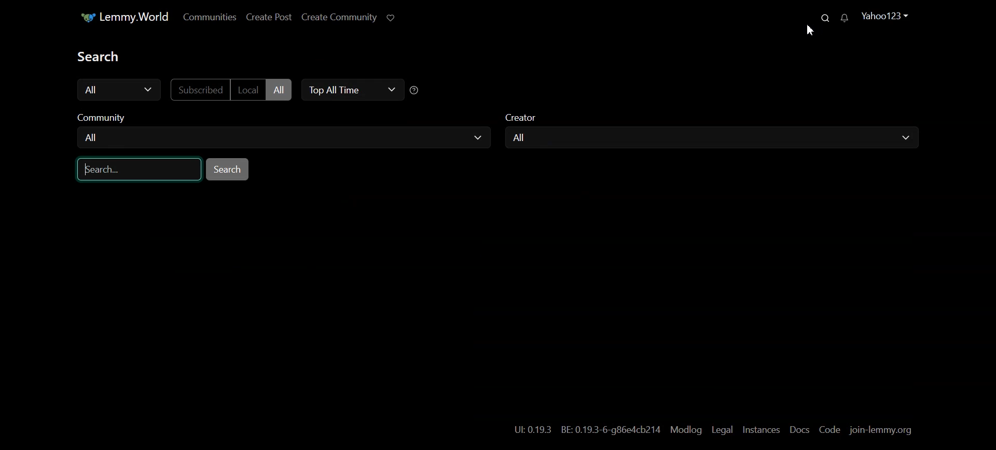  Describe the element at coordinates (584, 429) in the screenshot. I see `Hyperlink` at that location.